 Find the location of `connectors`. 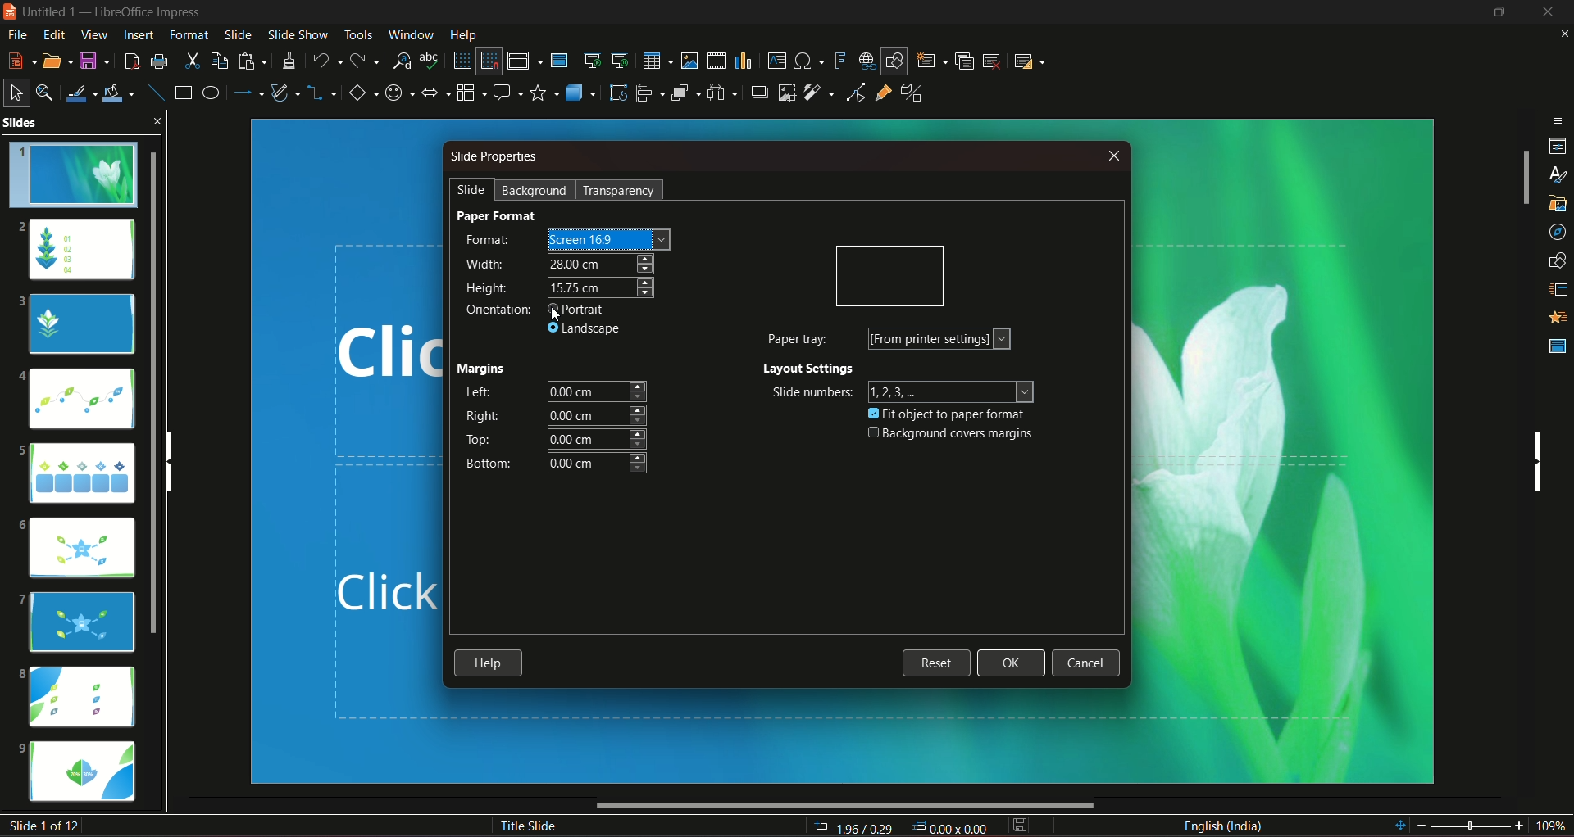

connectors is located at coordinates (322, 93).